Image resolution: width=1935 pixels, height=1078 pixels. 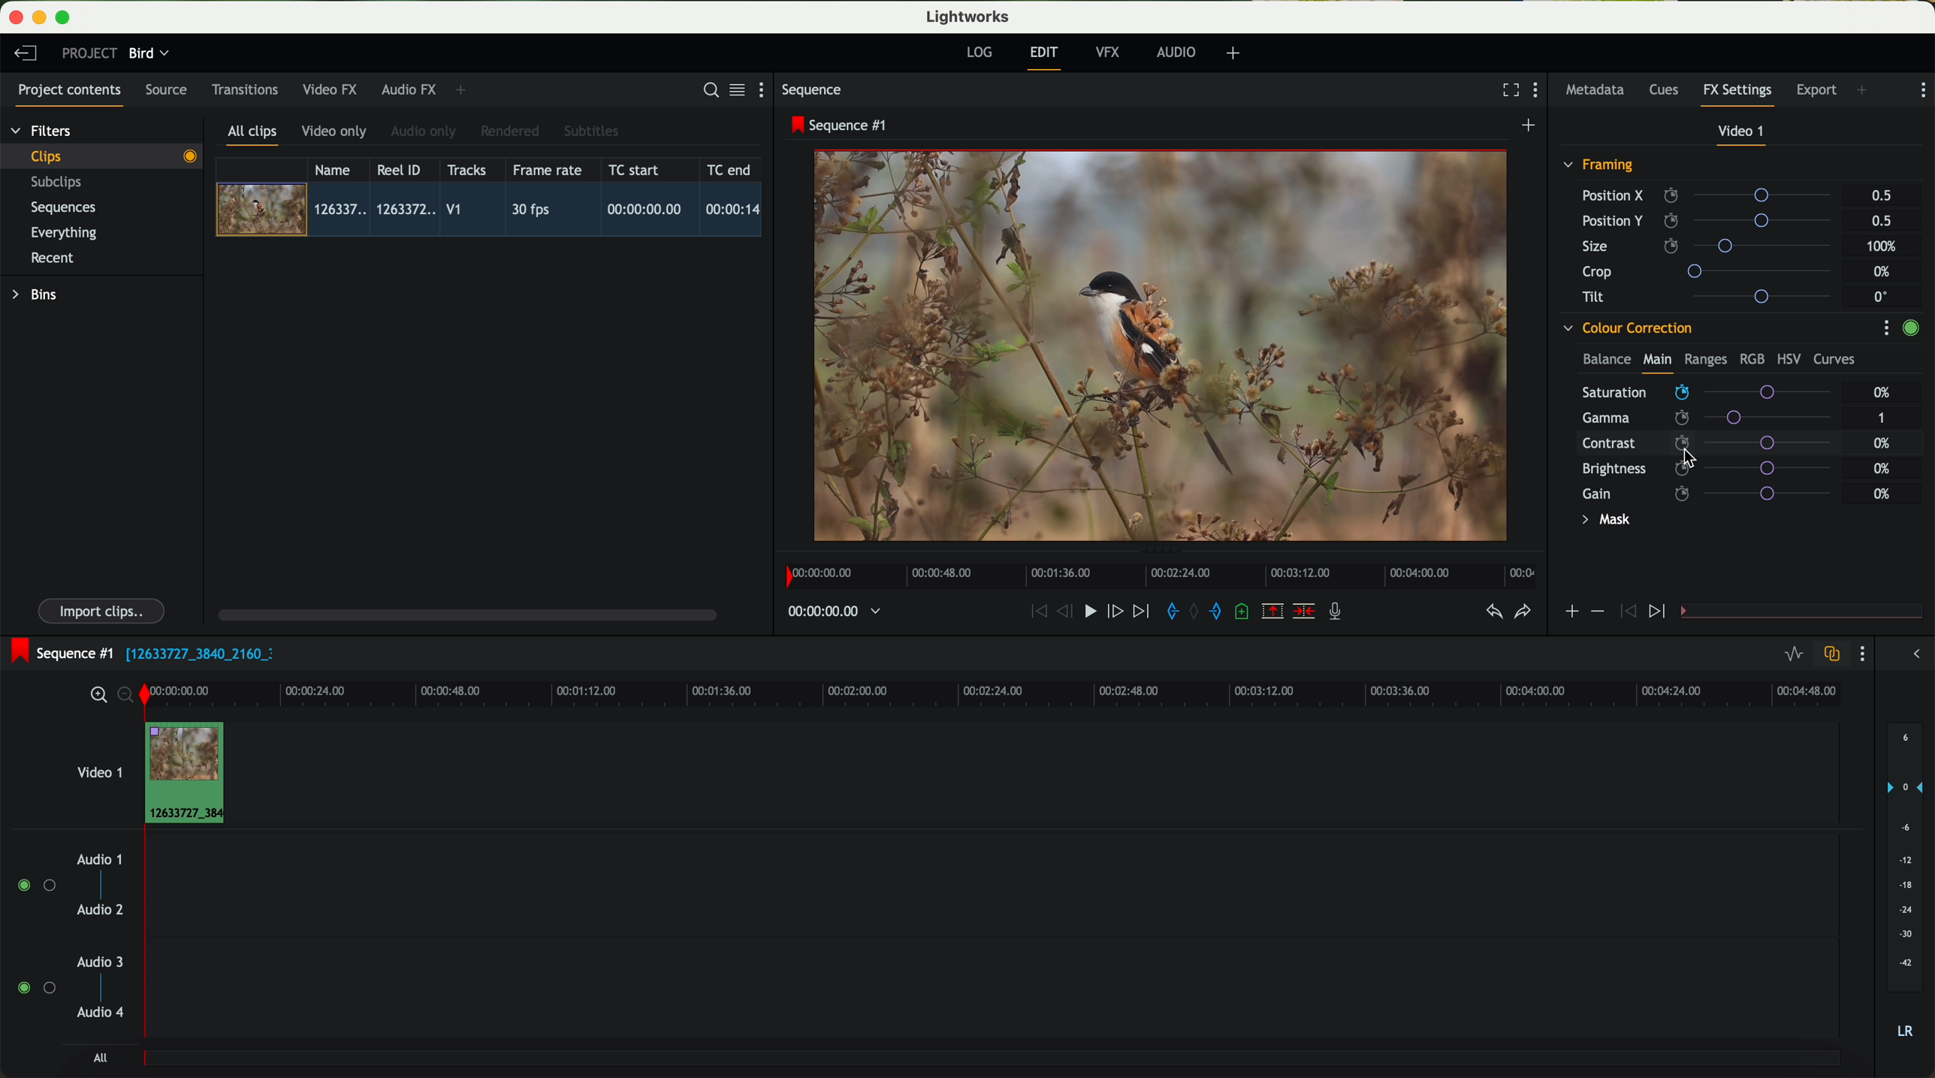 I want to click on all clips, so click(x=253, y=136).